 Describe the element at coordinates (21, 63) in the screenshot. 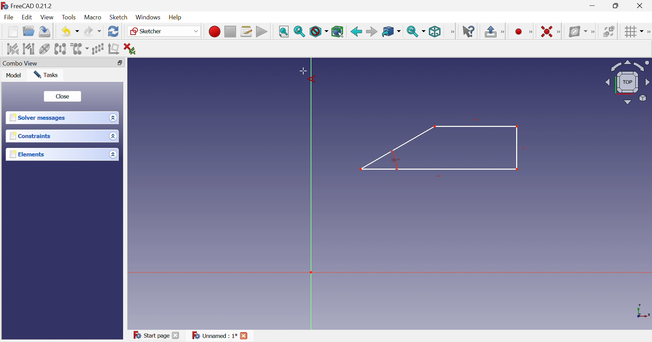

I see `Combo View` at that location.